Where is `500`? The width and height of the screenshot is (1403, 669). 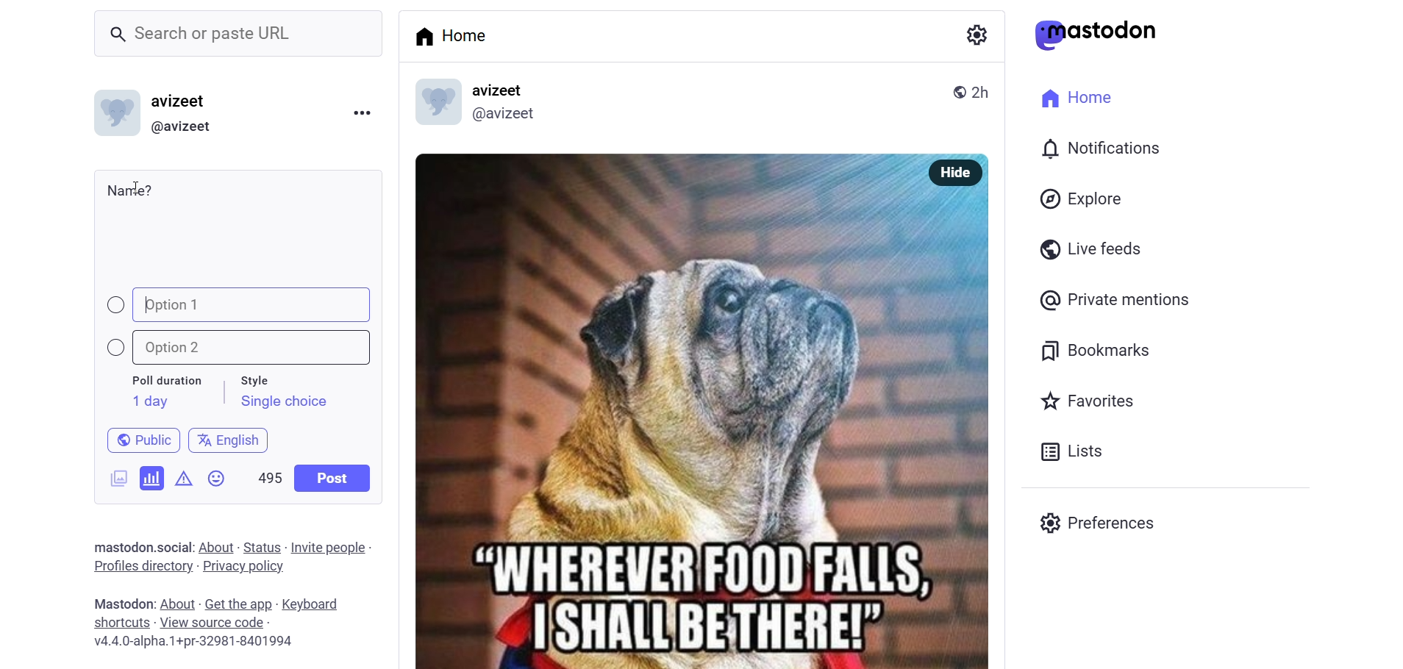 500 is located at coordinates (268, 475).